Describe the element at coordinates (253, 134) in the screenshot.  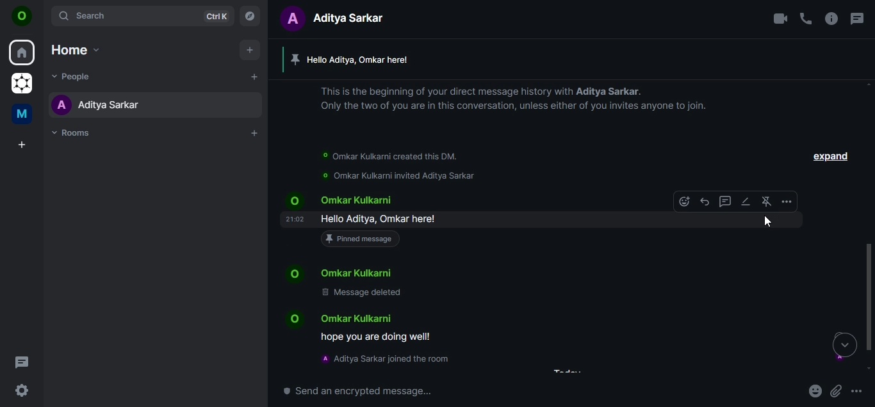
I see `add rooms` at that location.